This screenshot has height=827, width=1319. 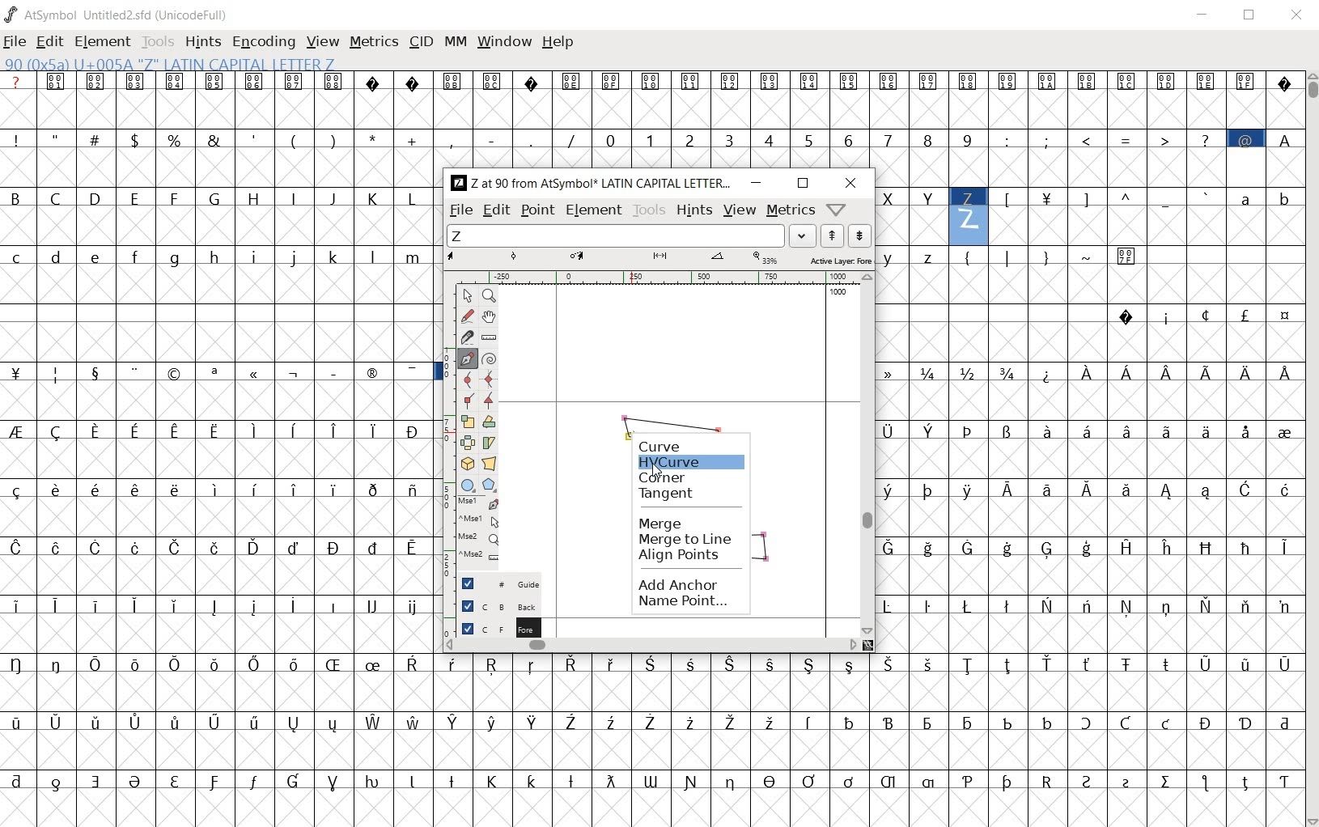 What do you see at coordinates (688, 524) in the screenshot?
I see `merge` at bounding box center [688, 524].